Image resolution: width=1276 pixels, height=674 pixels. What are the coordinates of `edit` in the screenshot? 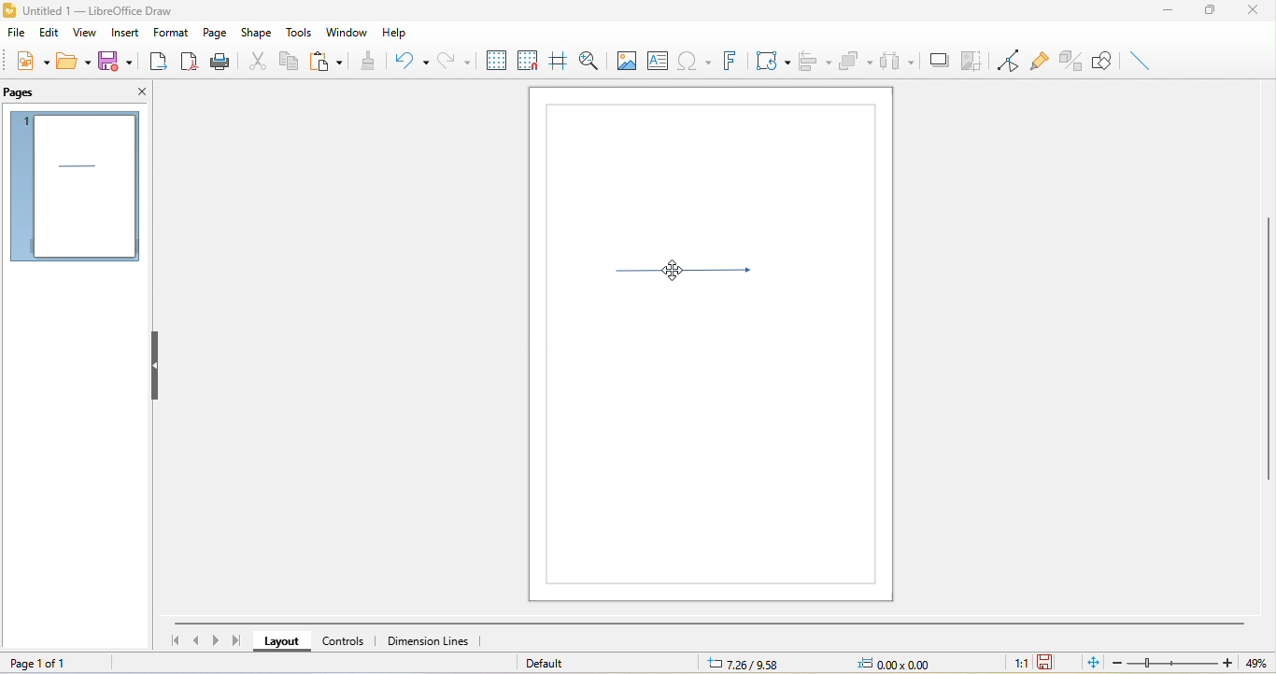 It's located at (50, 33).